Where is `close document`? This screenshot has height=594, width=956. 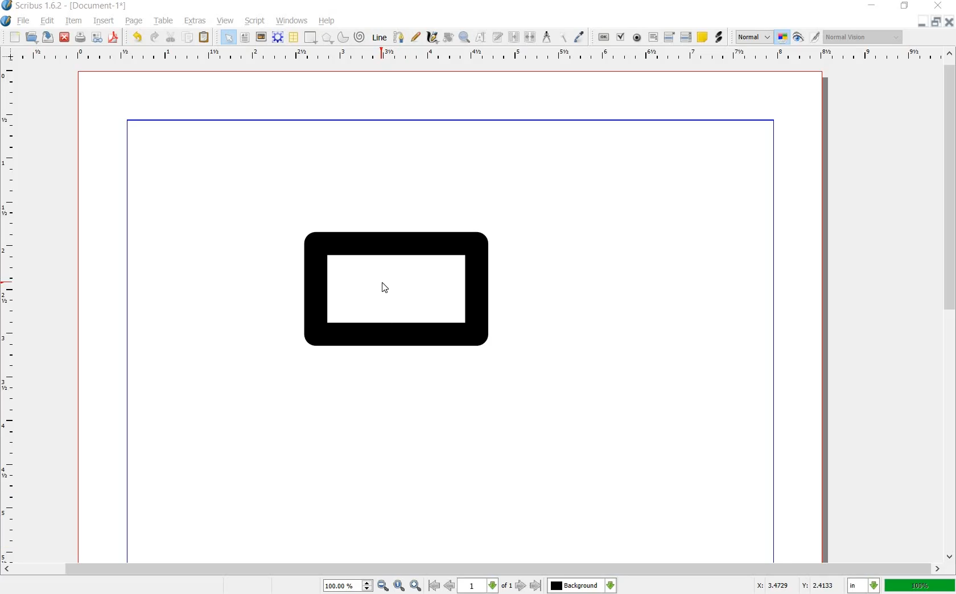 close document is located at coordinates (950, 20).